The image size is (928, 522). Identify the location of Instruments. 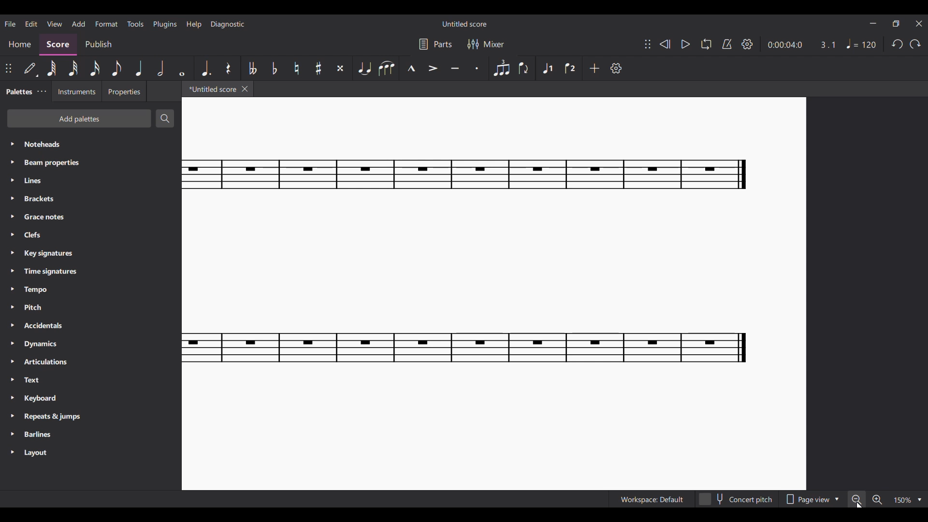
(77, 91).